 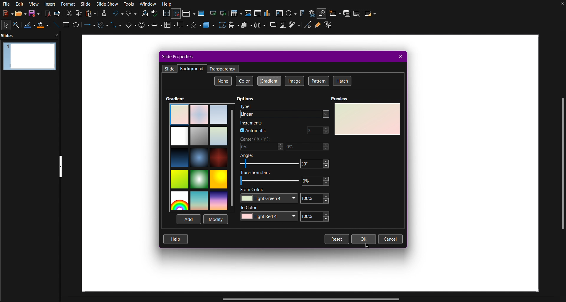 I want to click on Gradient Options, so click(x=202, y=157).